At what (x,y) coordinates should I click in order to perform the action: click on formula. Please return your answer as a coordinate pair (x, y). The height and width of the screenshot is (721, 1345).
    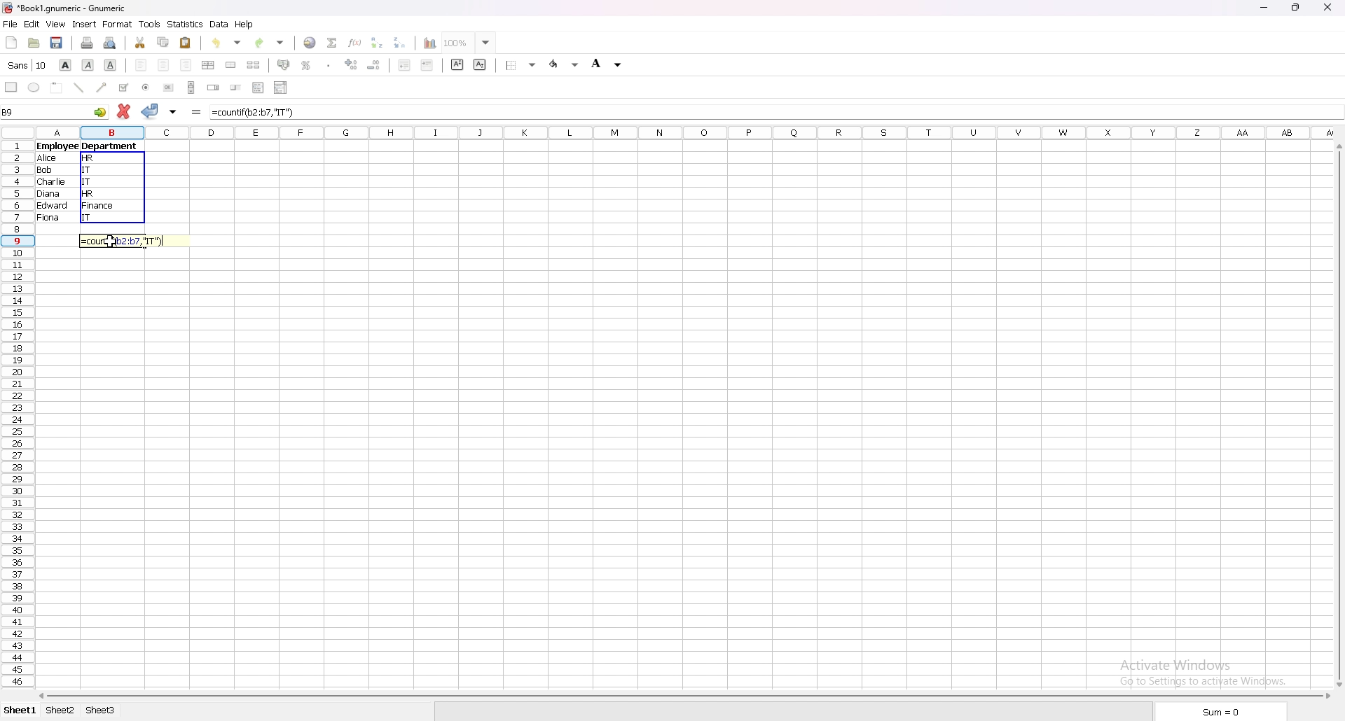
    Looking at the image, I should click on (258, 112).